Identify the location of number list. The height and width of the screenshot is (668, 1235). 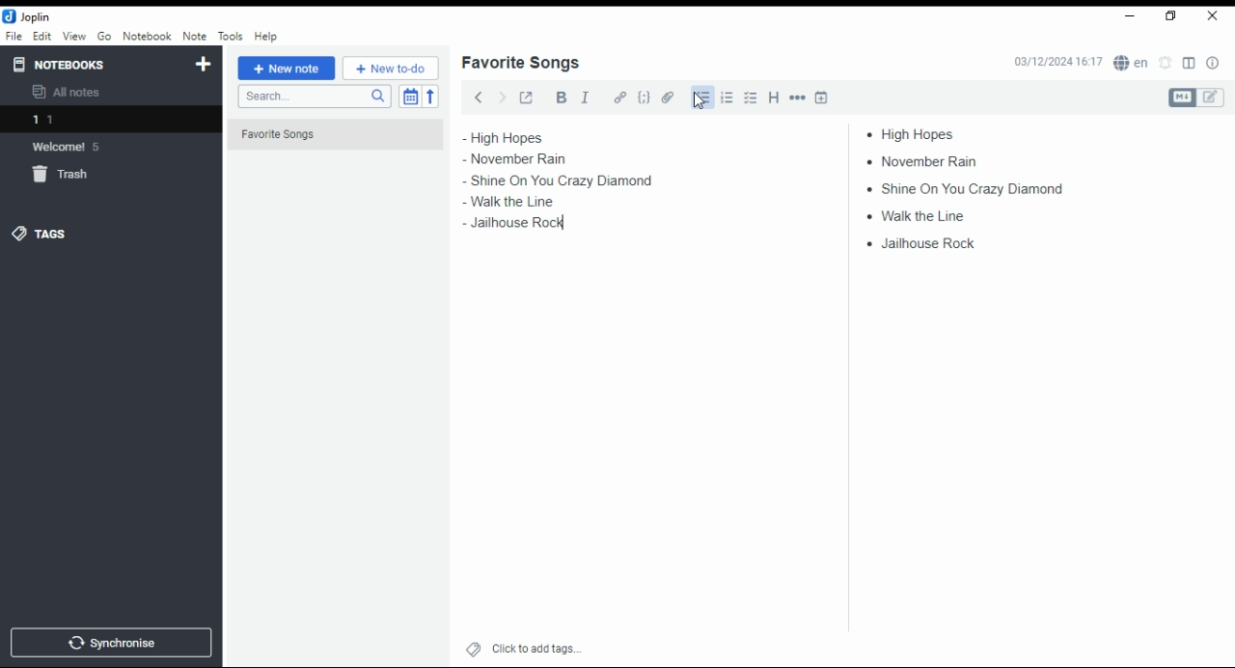
(727, 97).